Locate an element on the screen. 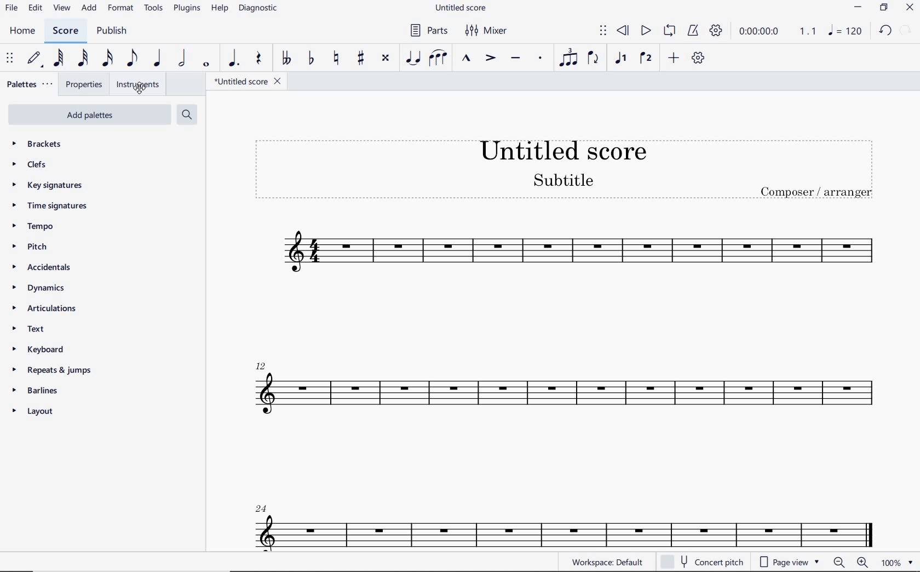  TOGGLE NATURAL is located at coordinates (336, 59).